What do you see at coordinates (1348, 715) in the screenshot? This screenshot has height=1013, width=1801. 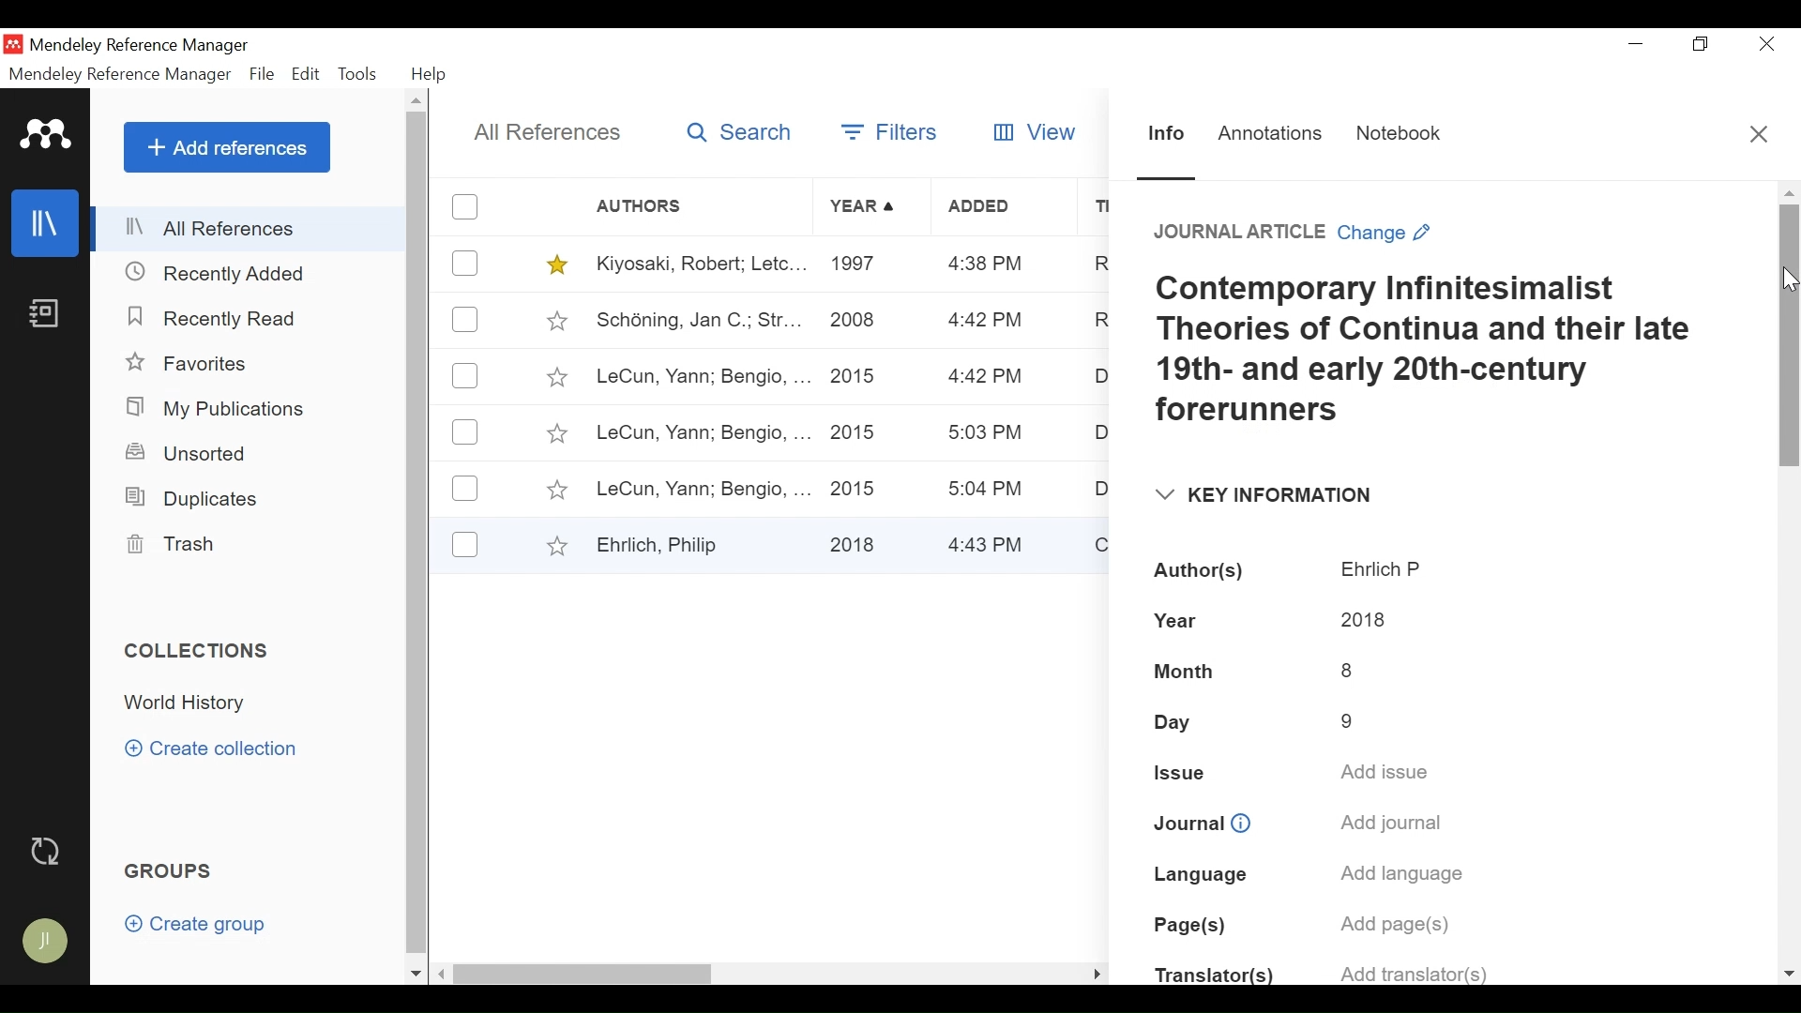 I see `9` at bounding box center [1348, 715].